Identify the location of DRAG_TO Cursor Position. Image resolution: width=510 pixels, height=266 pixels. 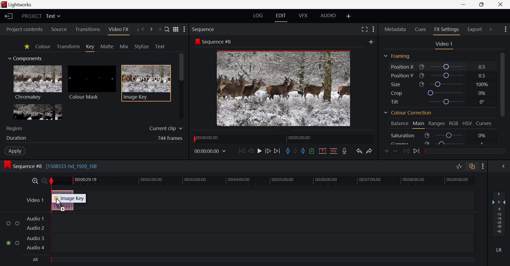
(58, 203).